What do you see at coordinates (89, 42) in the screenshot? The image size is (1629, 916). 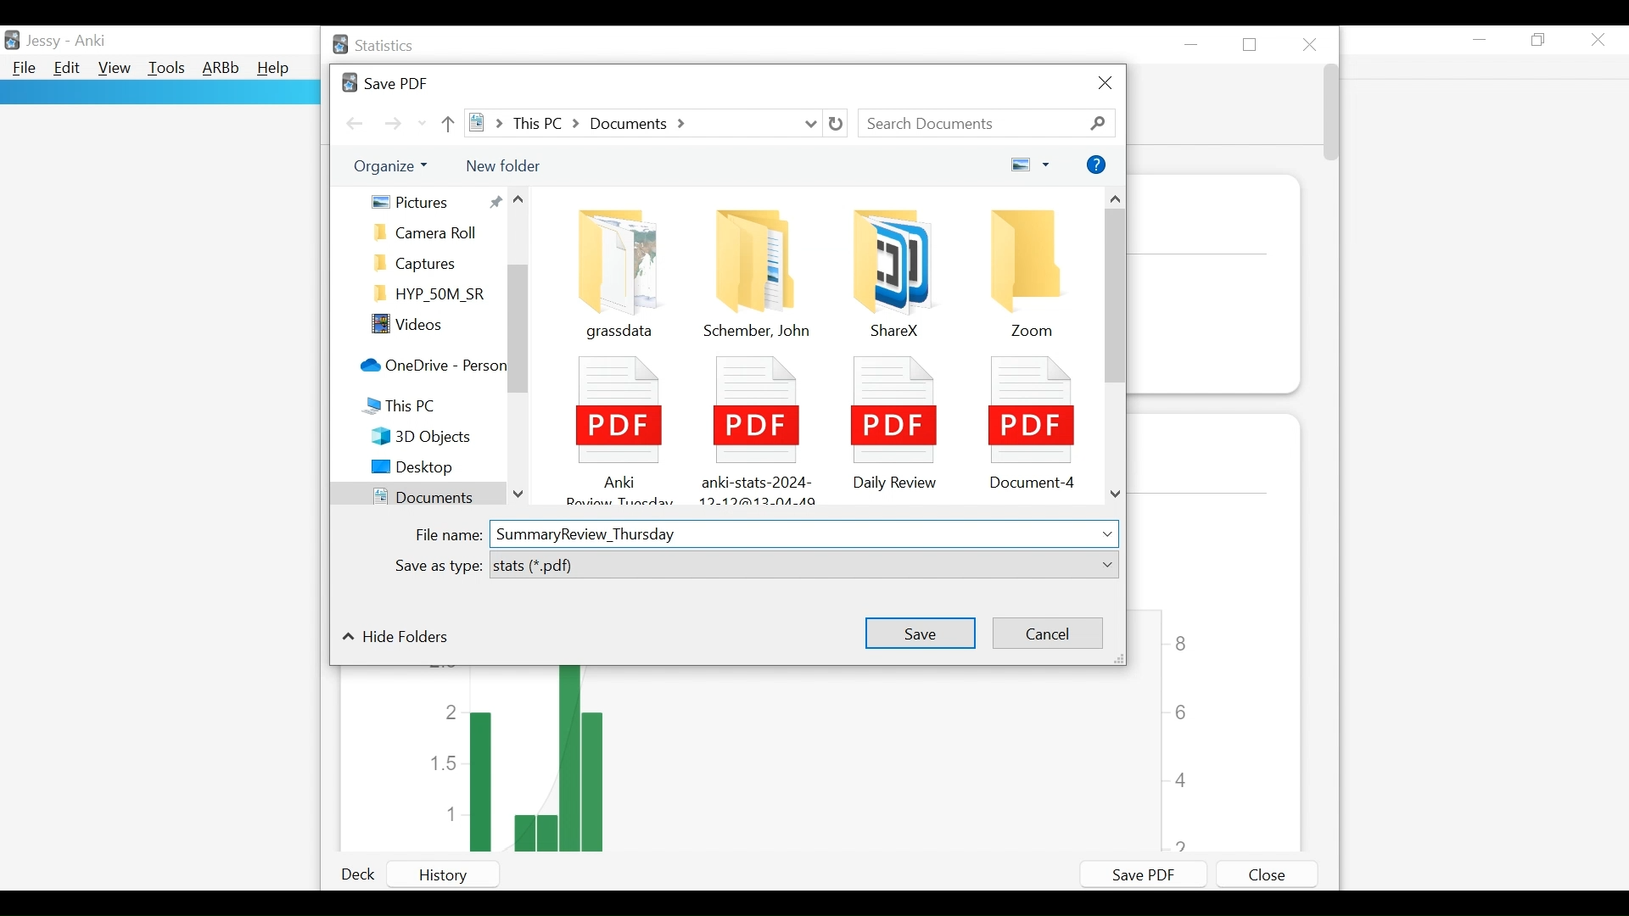 I see `Anki` at bounding box center [89, 42].